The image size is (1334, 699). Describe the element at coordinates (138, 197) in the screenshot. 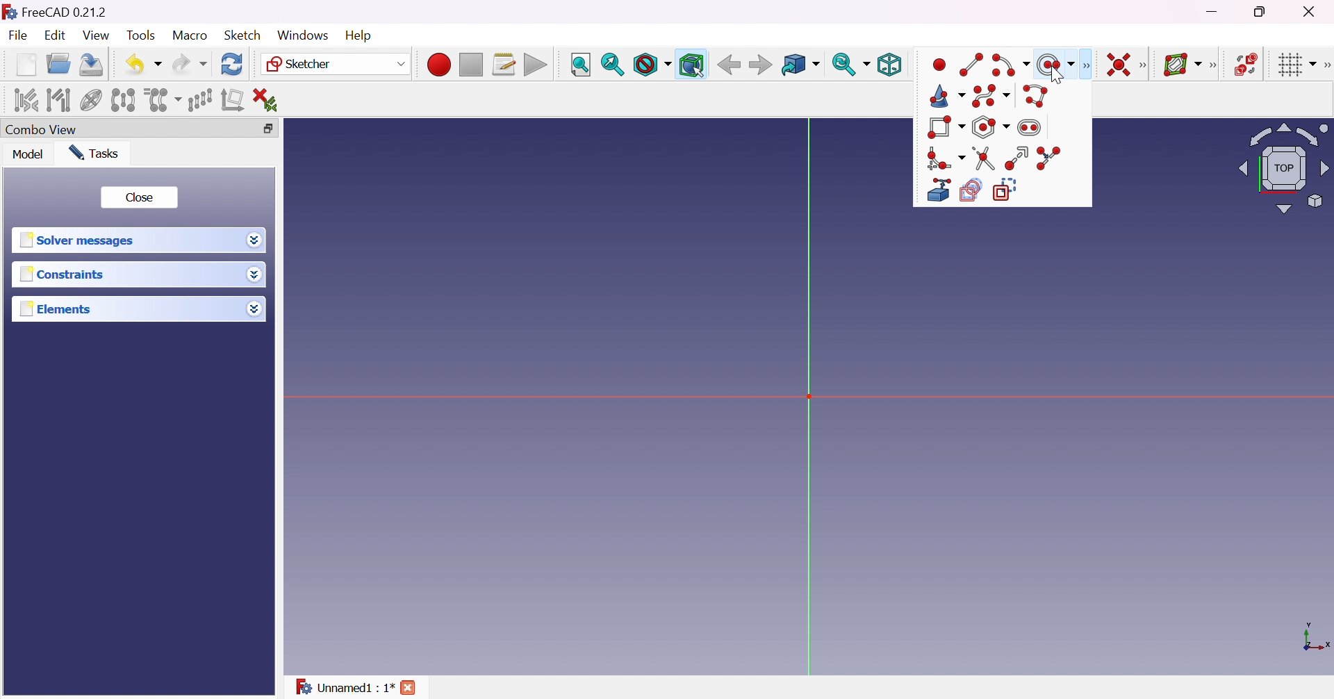

I see `Close` at that location.